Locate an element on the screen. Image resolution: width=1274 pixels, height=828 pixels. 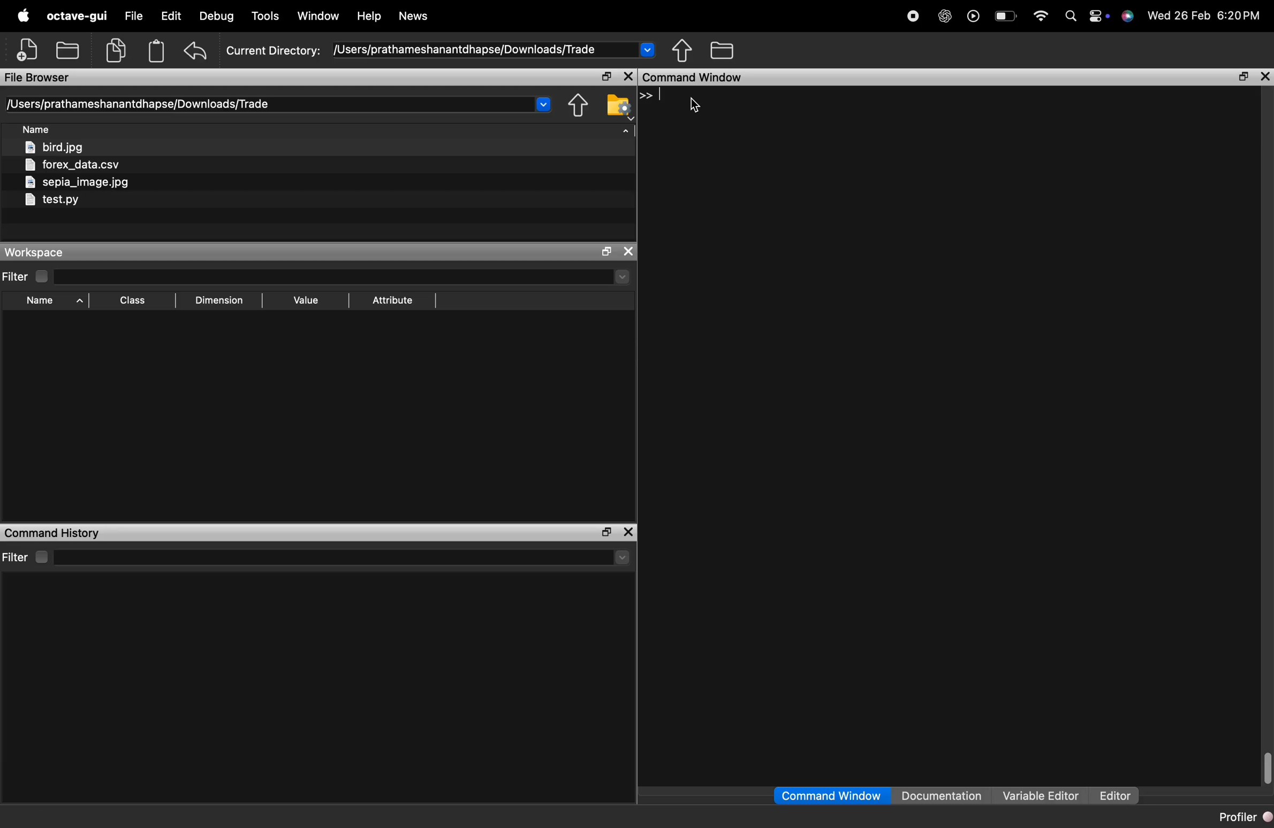
chatgpt is located at coordinates (944, 16).